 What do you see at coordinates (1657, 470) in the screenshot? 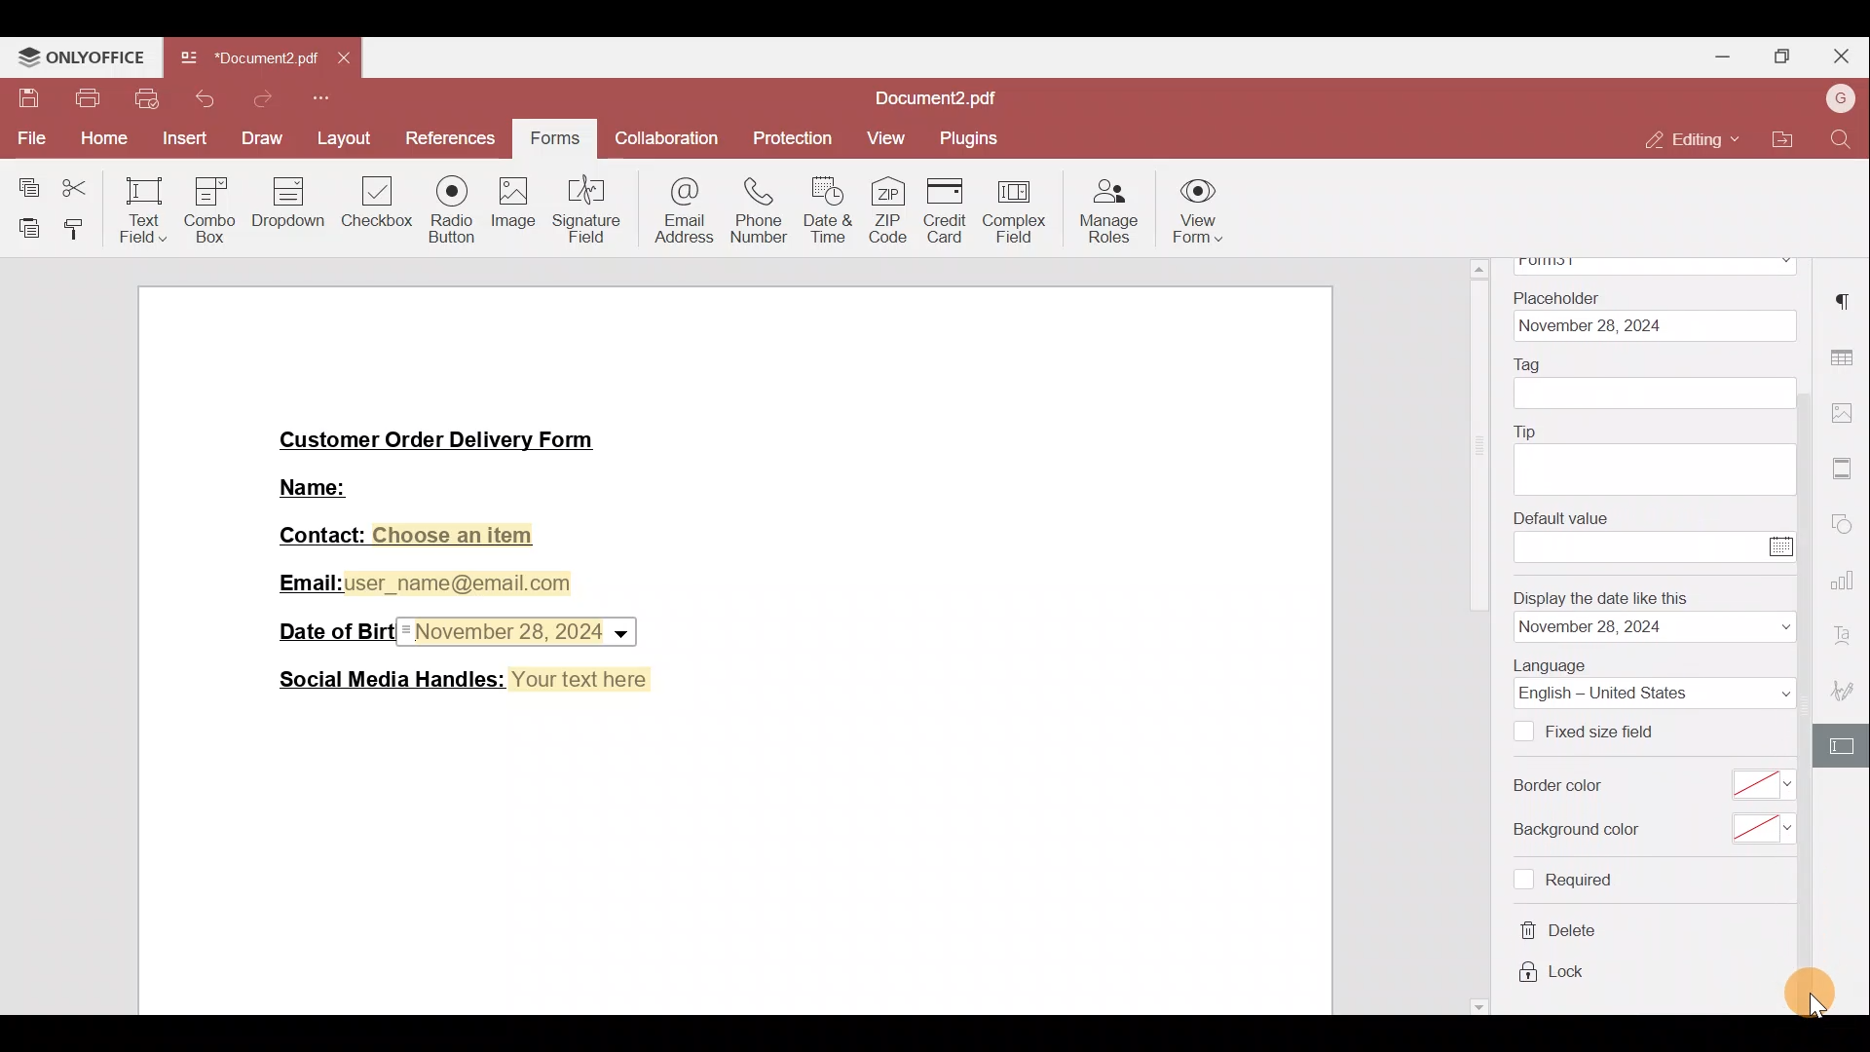
I see `tip` at bounding box center [1657, 470].